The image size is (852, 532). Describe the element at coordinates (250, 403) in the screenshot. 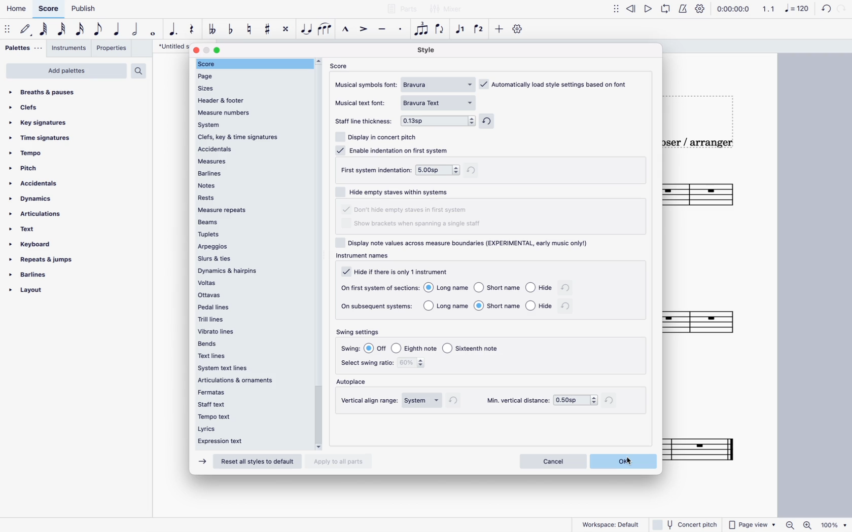

I see `staff text` at that location.